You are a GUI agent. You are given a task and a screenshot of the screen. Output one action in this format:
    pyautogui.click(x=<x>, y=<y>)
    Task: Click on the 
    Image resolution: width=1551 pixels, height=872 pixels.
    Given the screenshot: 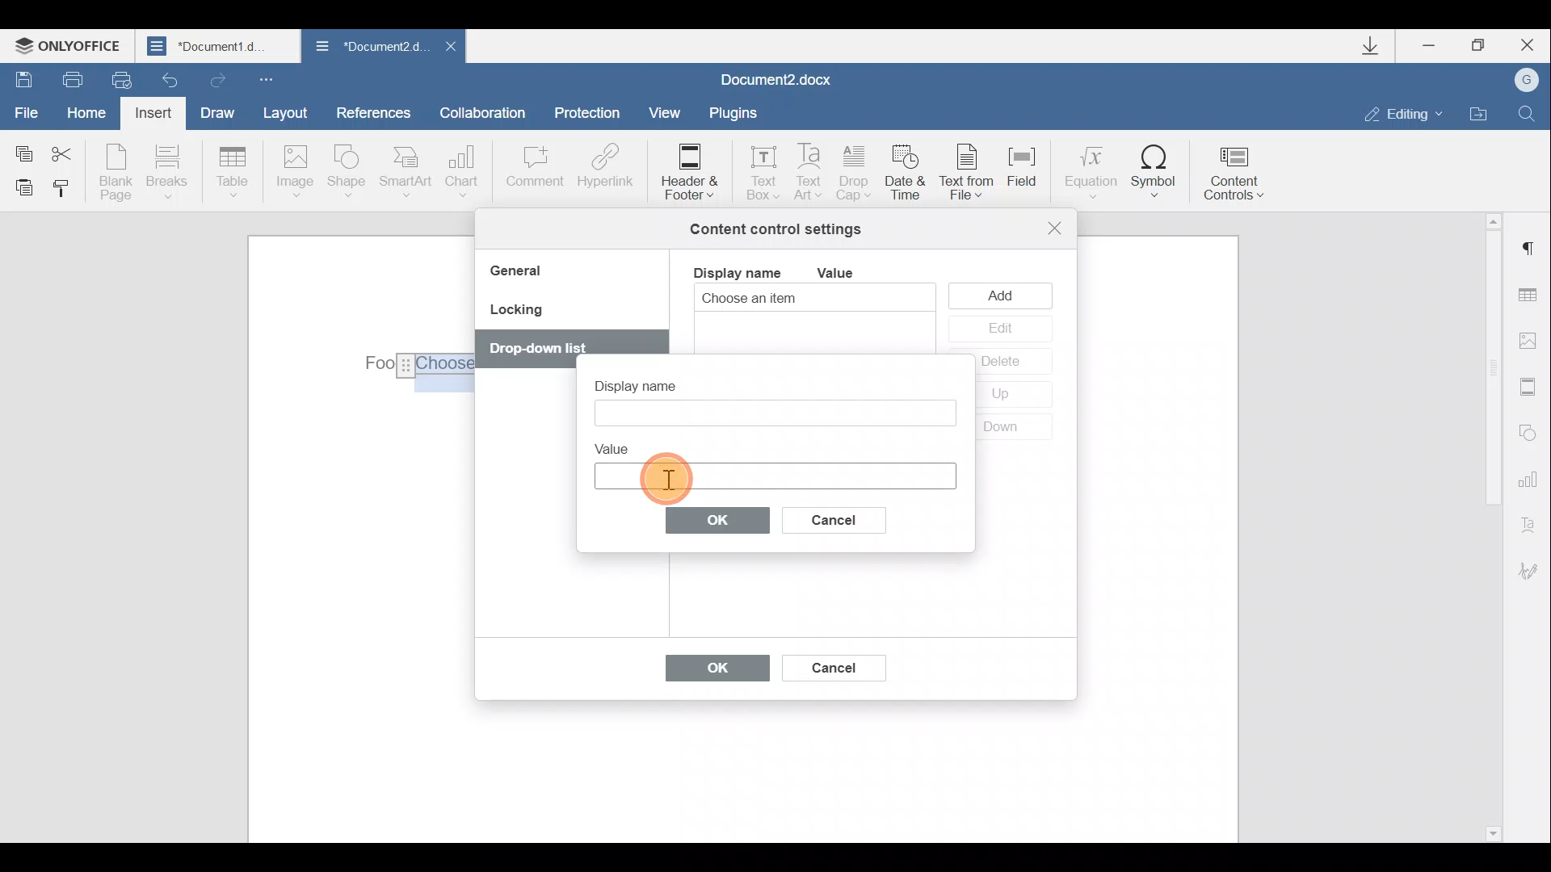 What is the action you would take?
    pyautogui.click(x=415, y=367)
    